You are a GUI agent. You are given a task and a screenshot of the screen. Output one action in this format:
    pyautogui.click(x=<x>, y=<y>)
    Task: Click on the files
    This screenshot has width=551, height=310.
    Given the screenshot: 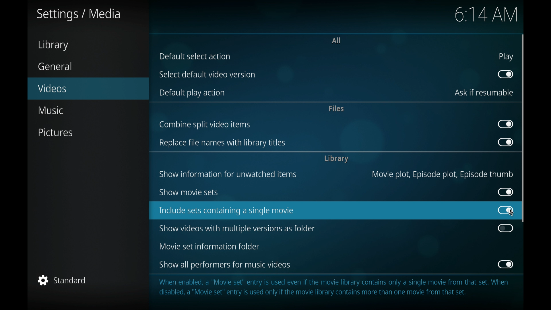 What is the action you would take?
    pyautogui.click(x=336, y=108)
    